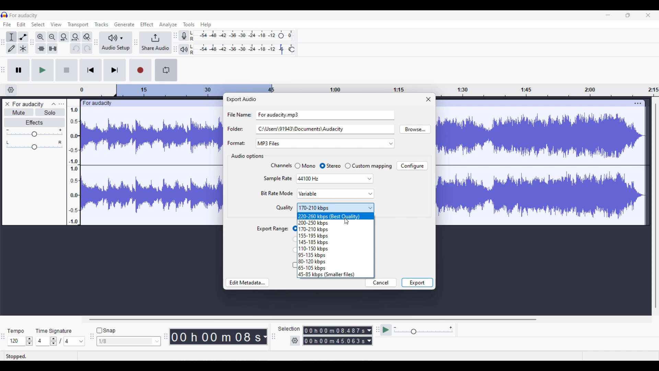  What do you see at coordinates (30, 341) in the screenshot?
I see `Increase/Decrease tempo` at bounding box center [30, 341].